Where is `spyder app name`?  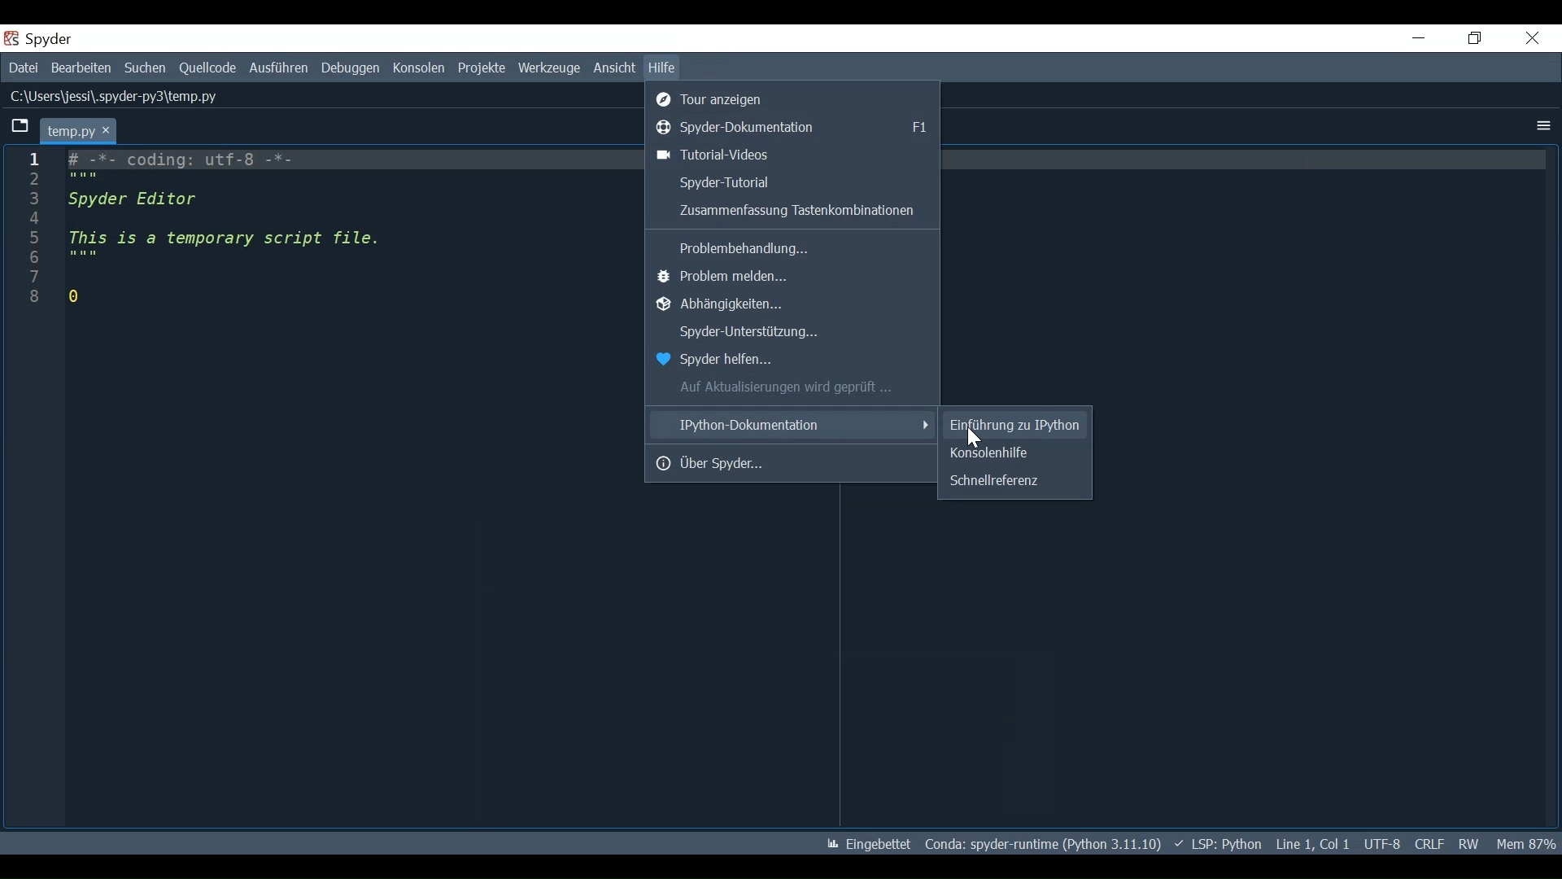 spyder app name is located at coordinates (84, 38).